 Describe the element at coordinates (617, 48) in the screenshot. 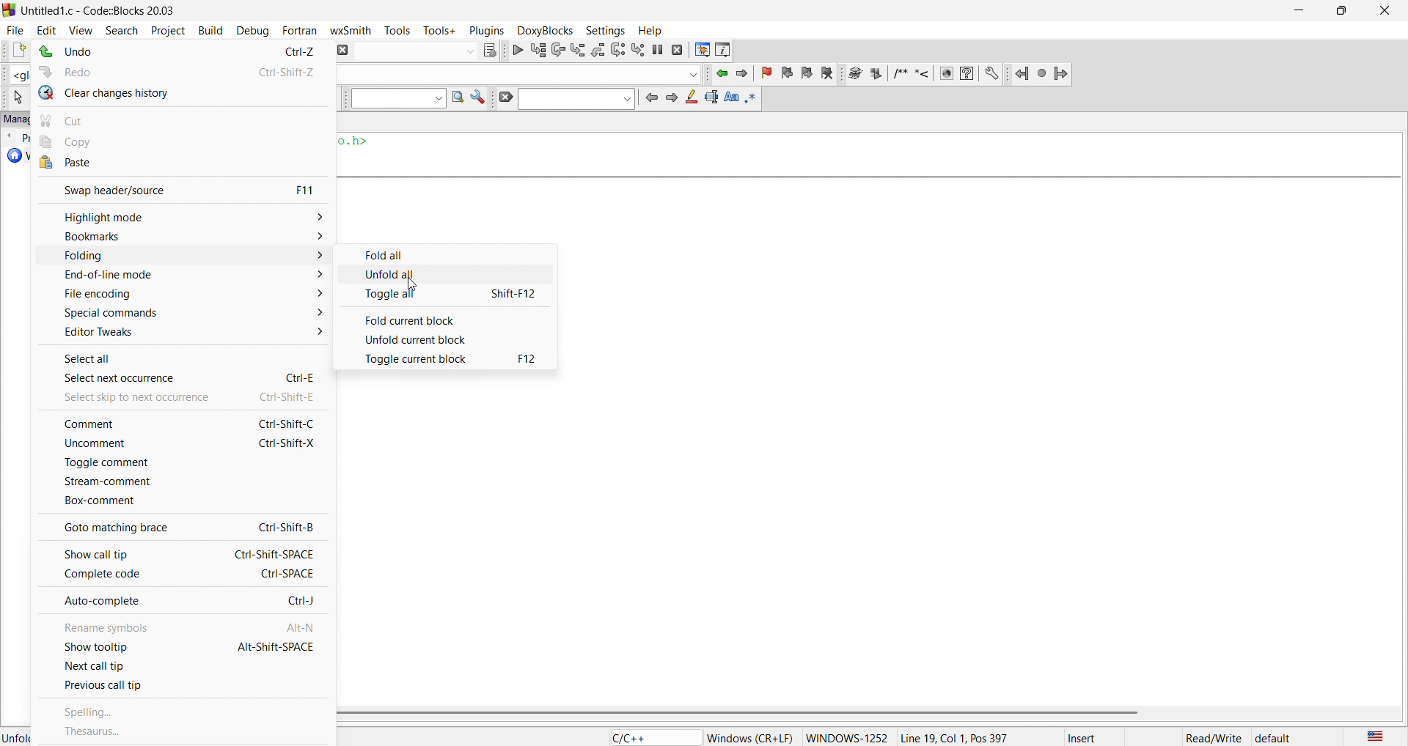

I see `next instruction` at that location.